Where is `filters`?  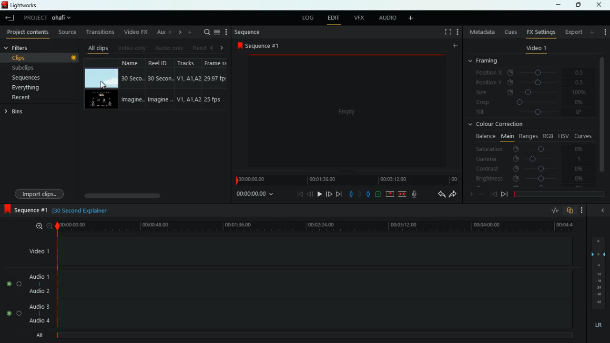 filters is located at coordinates (20, 48).